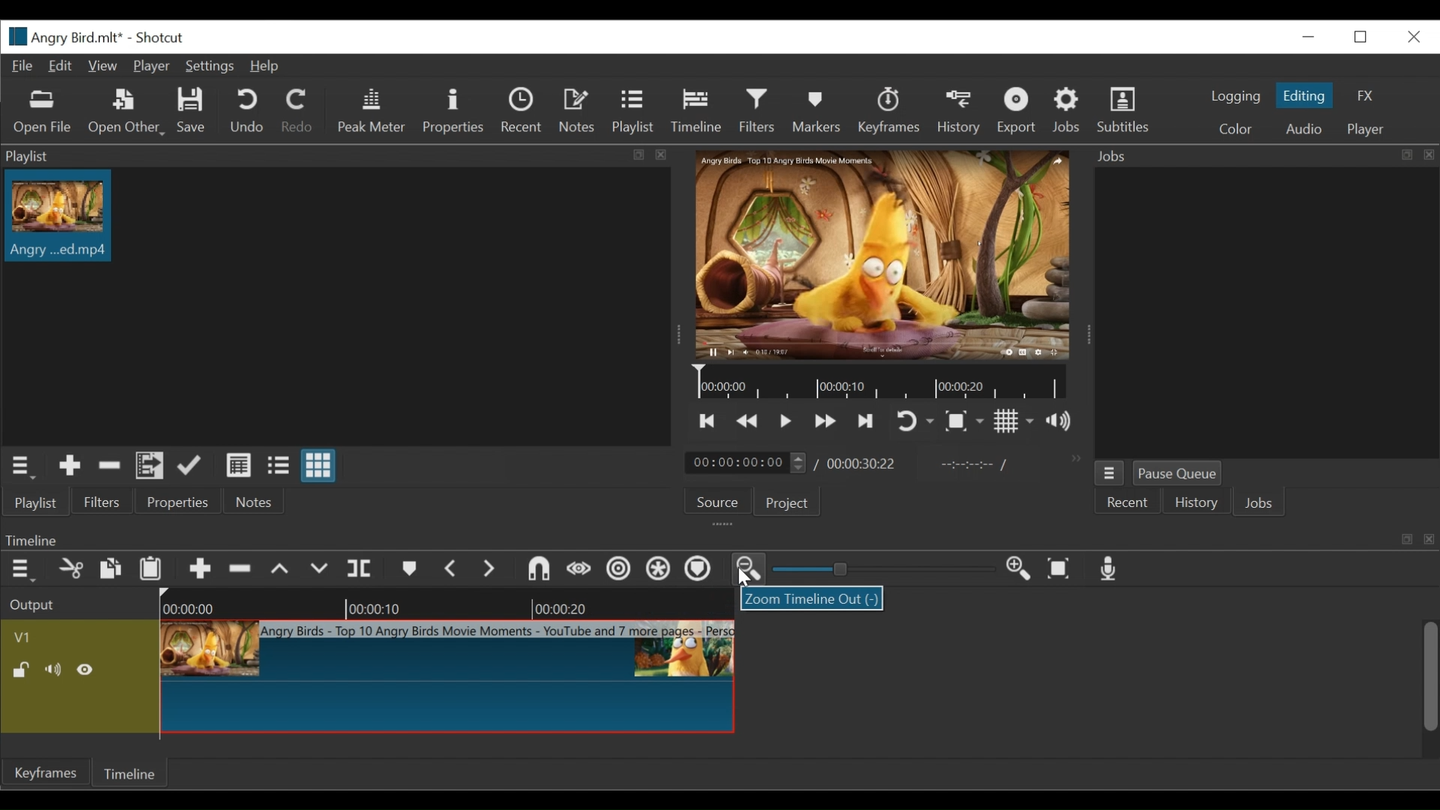 This screenshot has height=810, width=1440. What do you see at coordinates (363, 566) in the screenshot?
I see `split` at bounding box center [363, 566].